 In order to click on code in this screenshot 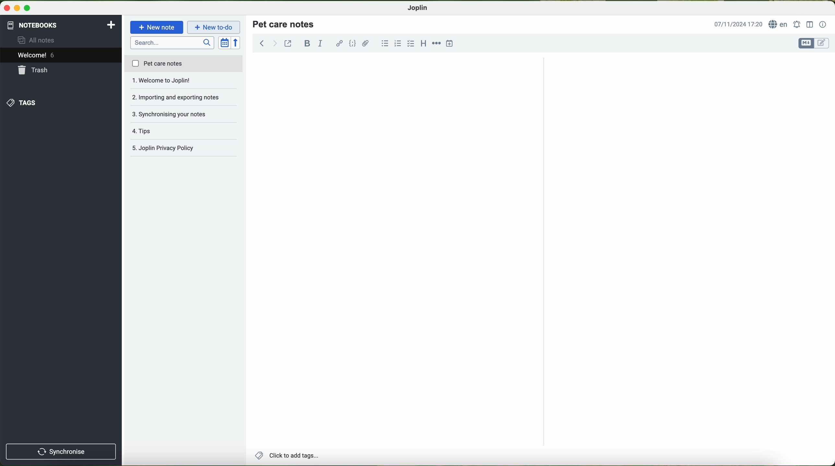, I will do `click(352, 43)`.